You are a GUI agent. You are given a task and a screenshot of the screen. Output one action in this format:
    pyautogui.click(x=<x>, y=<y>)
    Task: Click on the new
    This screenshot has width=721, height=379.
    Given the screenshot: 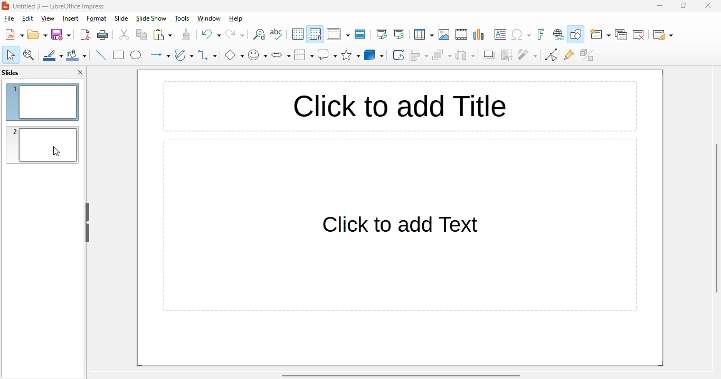 What is the action you would take?
    pyautogui.click(x=14, y=34)
    